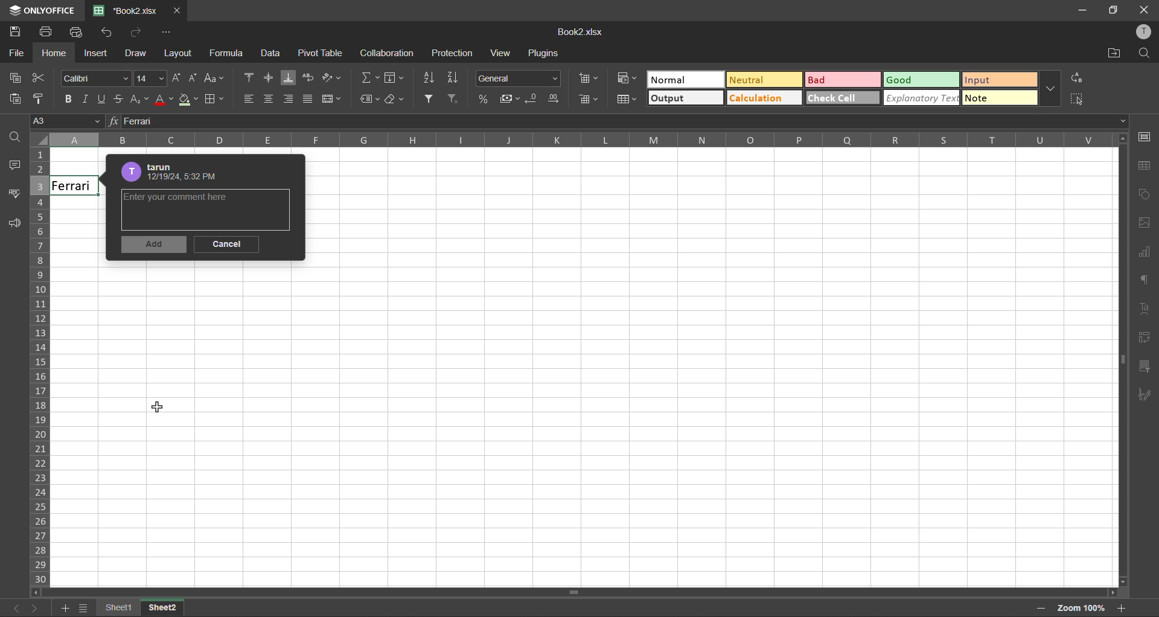 The width and height of the screenshot is (1159, 617). What do you see at coordinates (127, 9) in the screenshot?
I see `Book2.xlsx` at bounding box center [127, 9].